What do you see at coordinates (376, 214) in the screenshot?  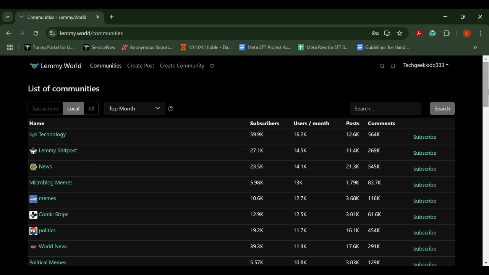 I see `61.6K` at bounding box center [376, 214].